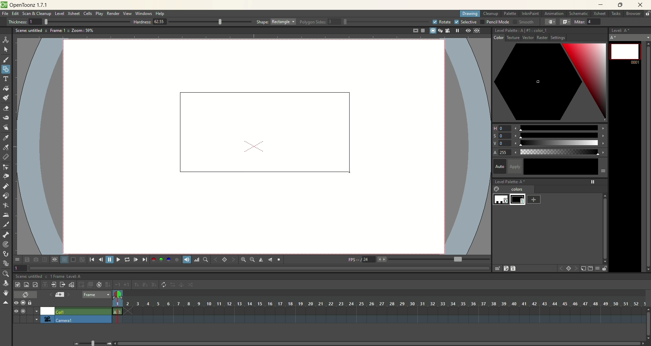 The width and height of the screenshot is (651, 346). I want to click on hook, so click(6, 254).